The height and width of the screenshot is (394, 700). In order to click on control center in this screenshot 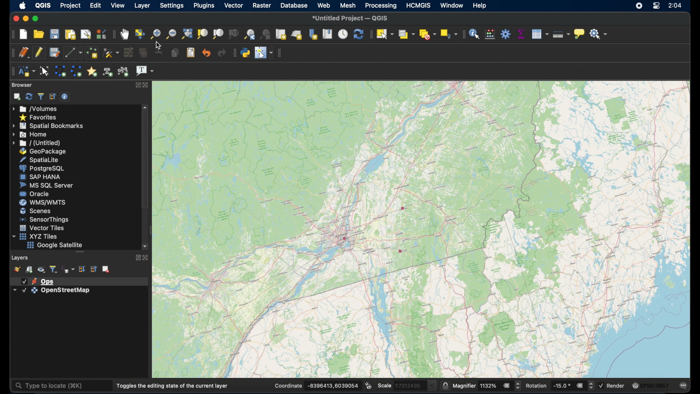, I will do `click(657, 6)`.